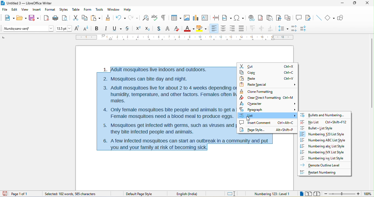 This screenshot has height=197, width=374. I want to click on select option, so click(268, 115).